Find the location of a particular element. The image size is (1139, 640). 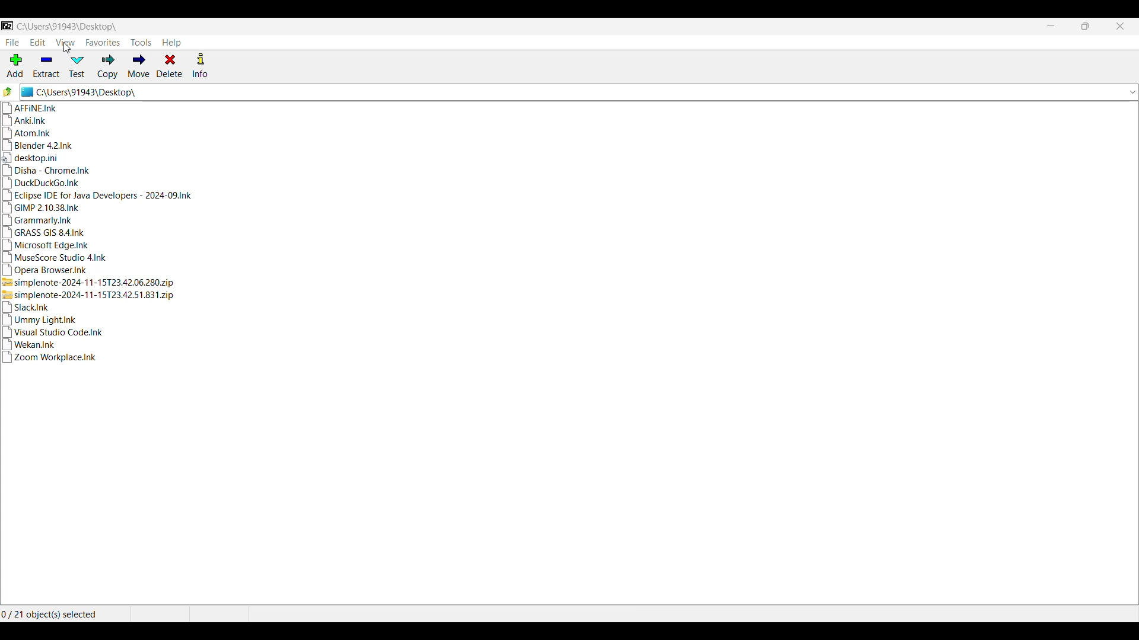

Close is located at coordinates (1121, 26).